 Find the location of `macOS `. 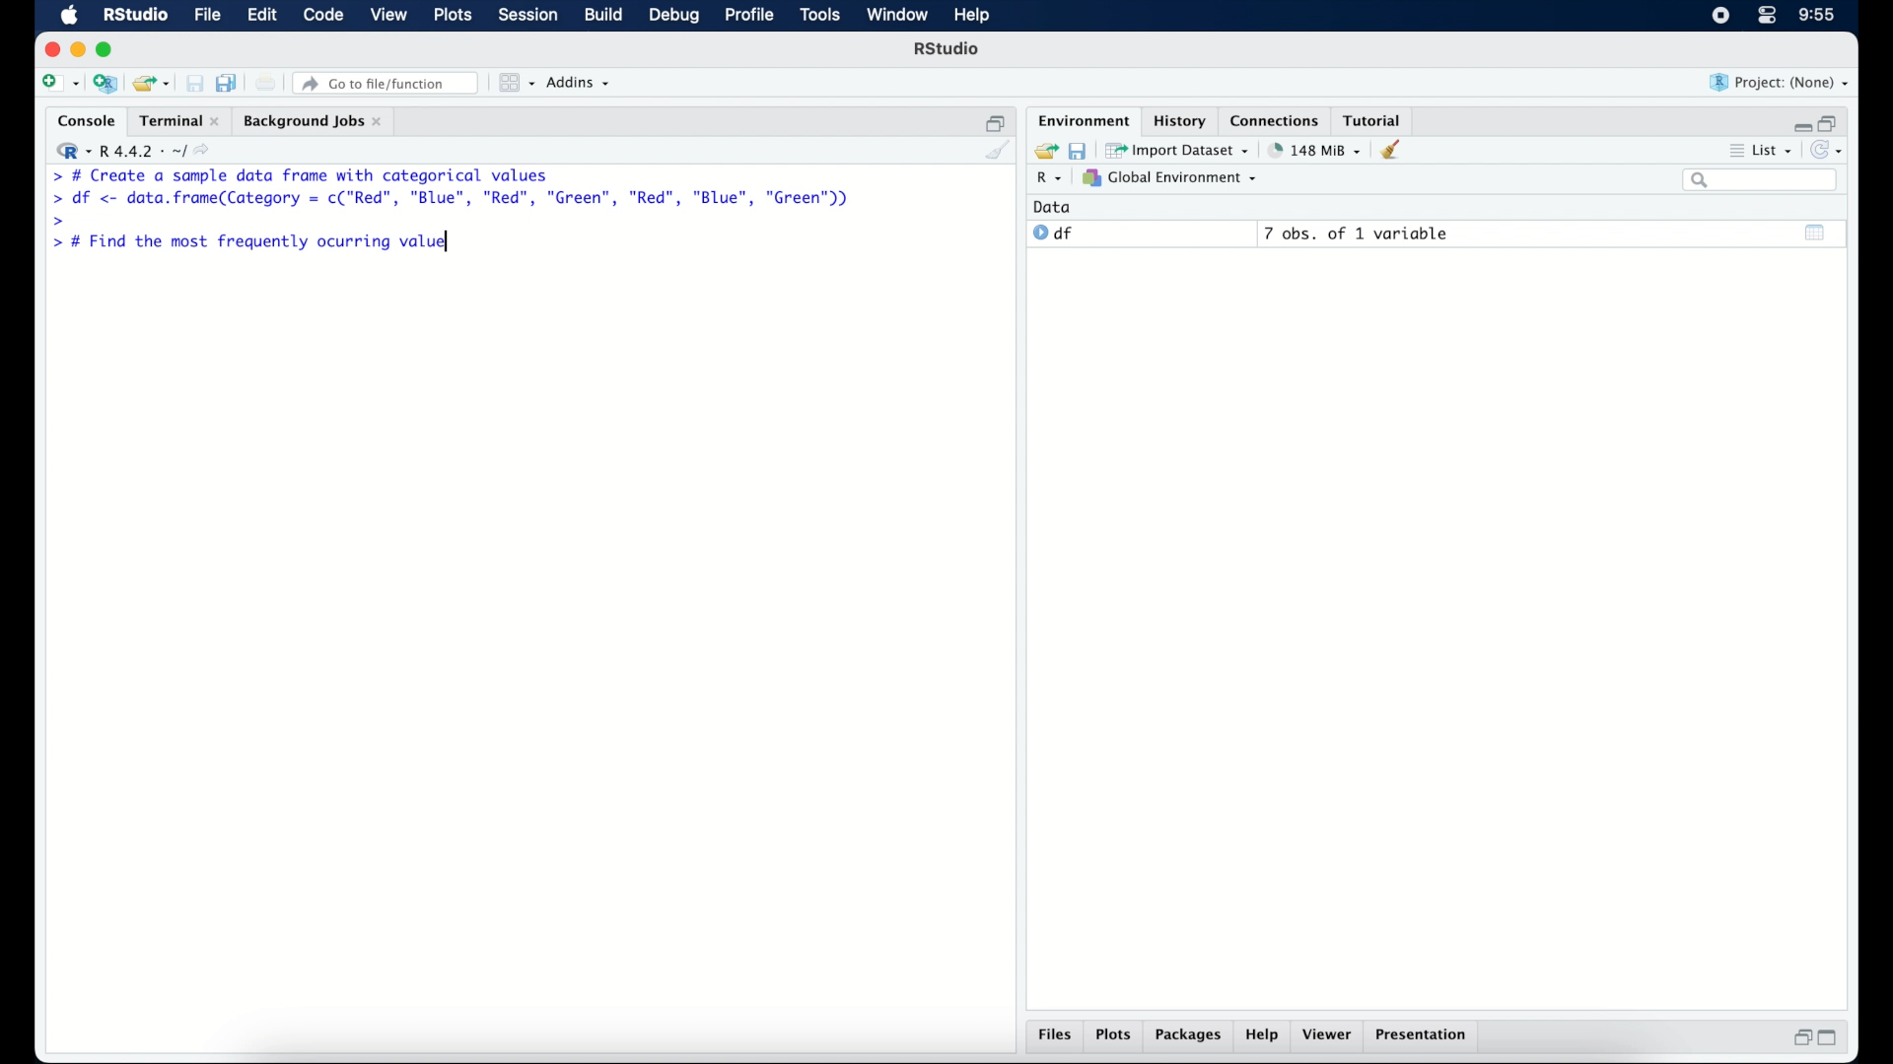

macOS  is located at coordinates (69, 16).